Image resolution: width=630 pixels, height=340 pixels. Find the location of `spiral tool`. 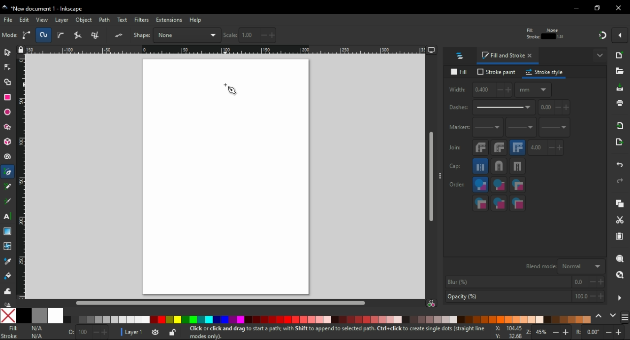

spiral tool is located at coordinates (8, 157).